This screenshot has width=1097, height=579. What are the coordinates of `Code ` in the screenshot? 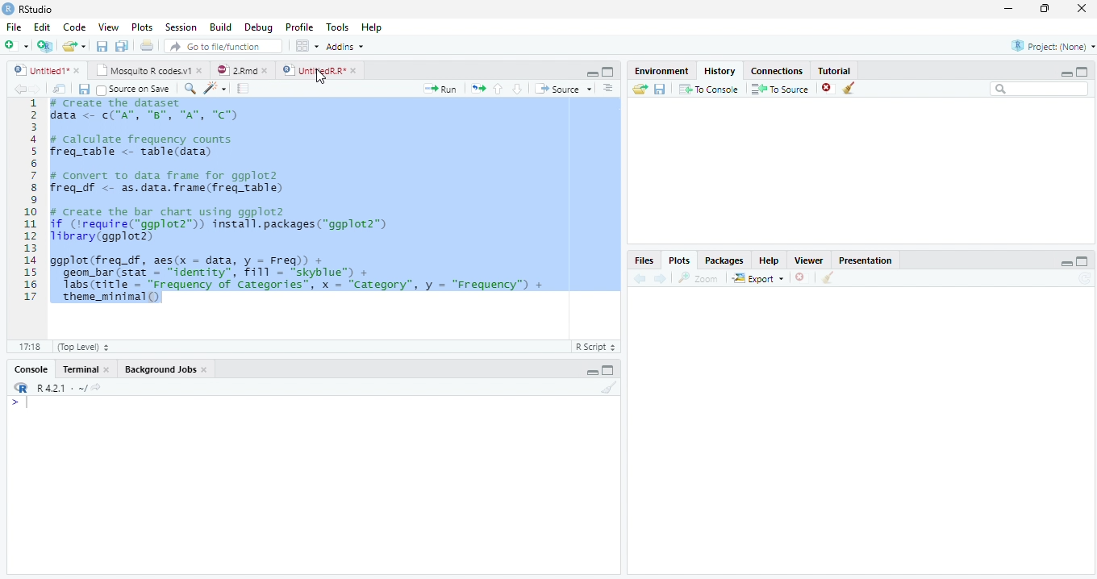 It's located at (217, 89).